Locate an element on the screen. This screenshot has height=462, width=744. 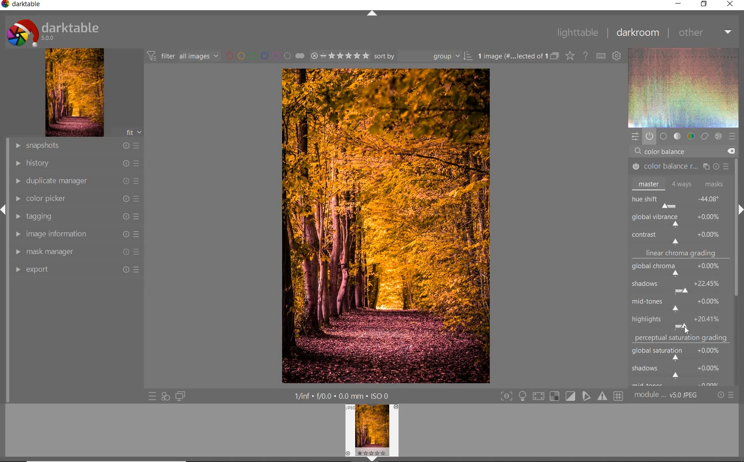
snapshots is located at coordinates (78, 146).